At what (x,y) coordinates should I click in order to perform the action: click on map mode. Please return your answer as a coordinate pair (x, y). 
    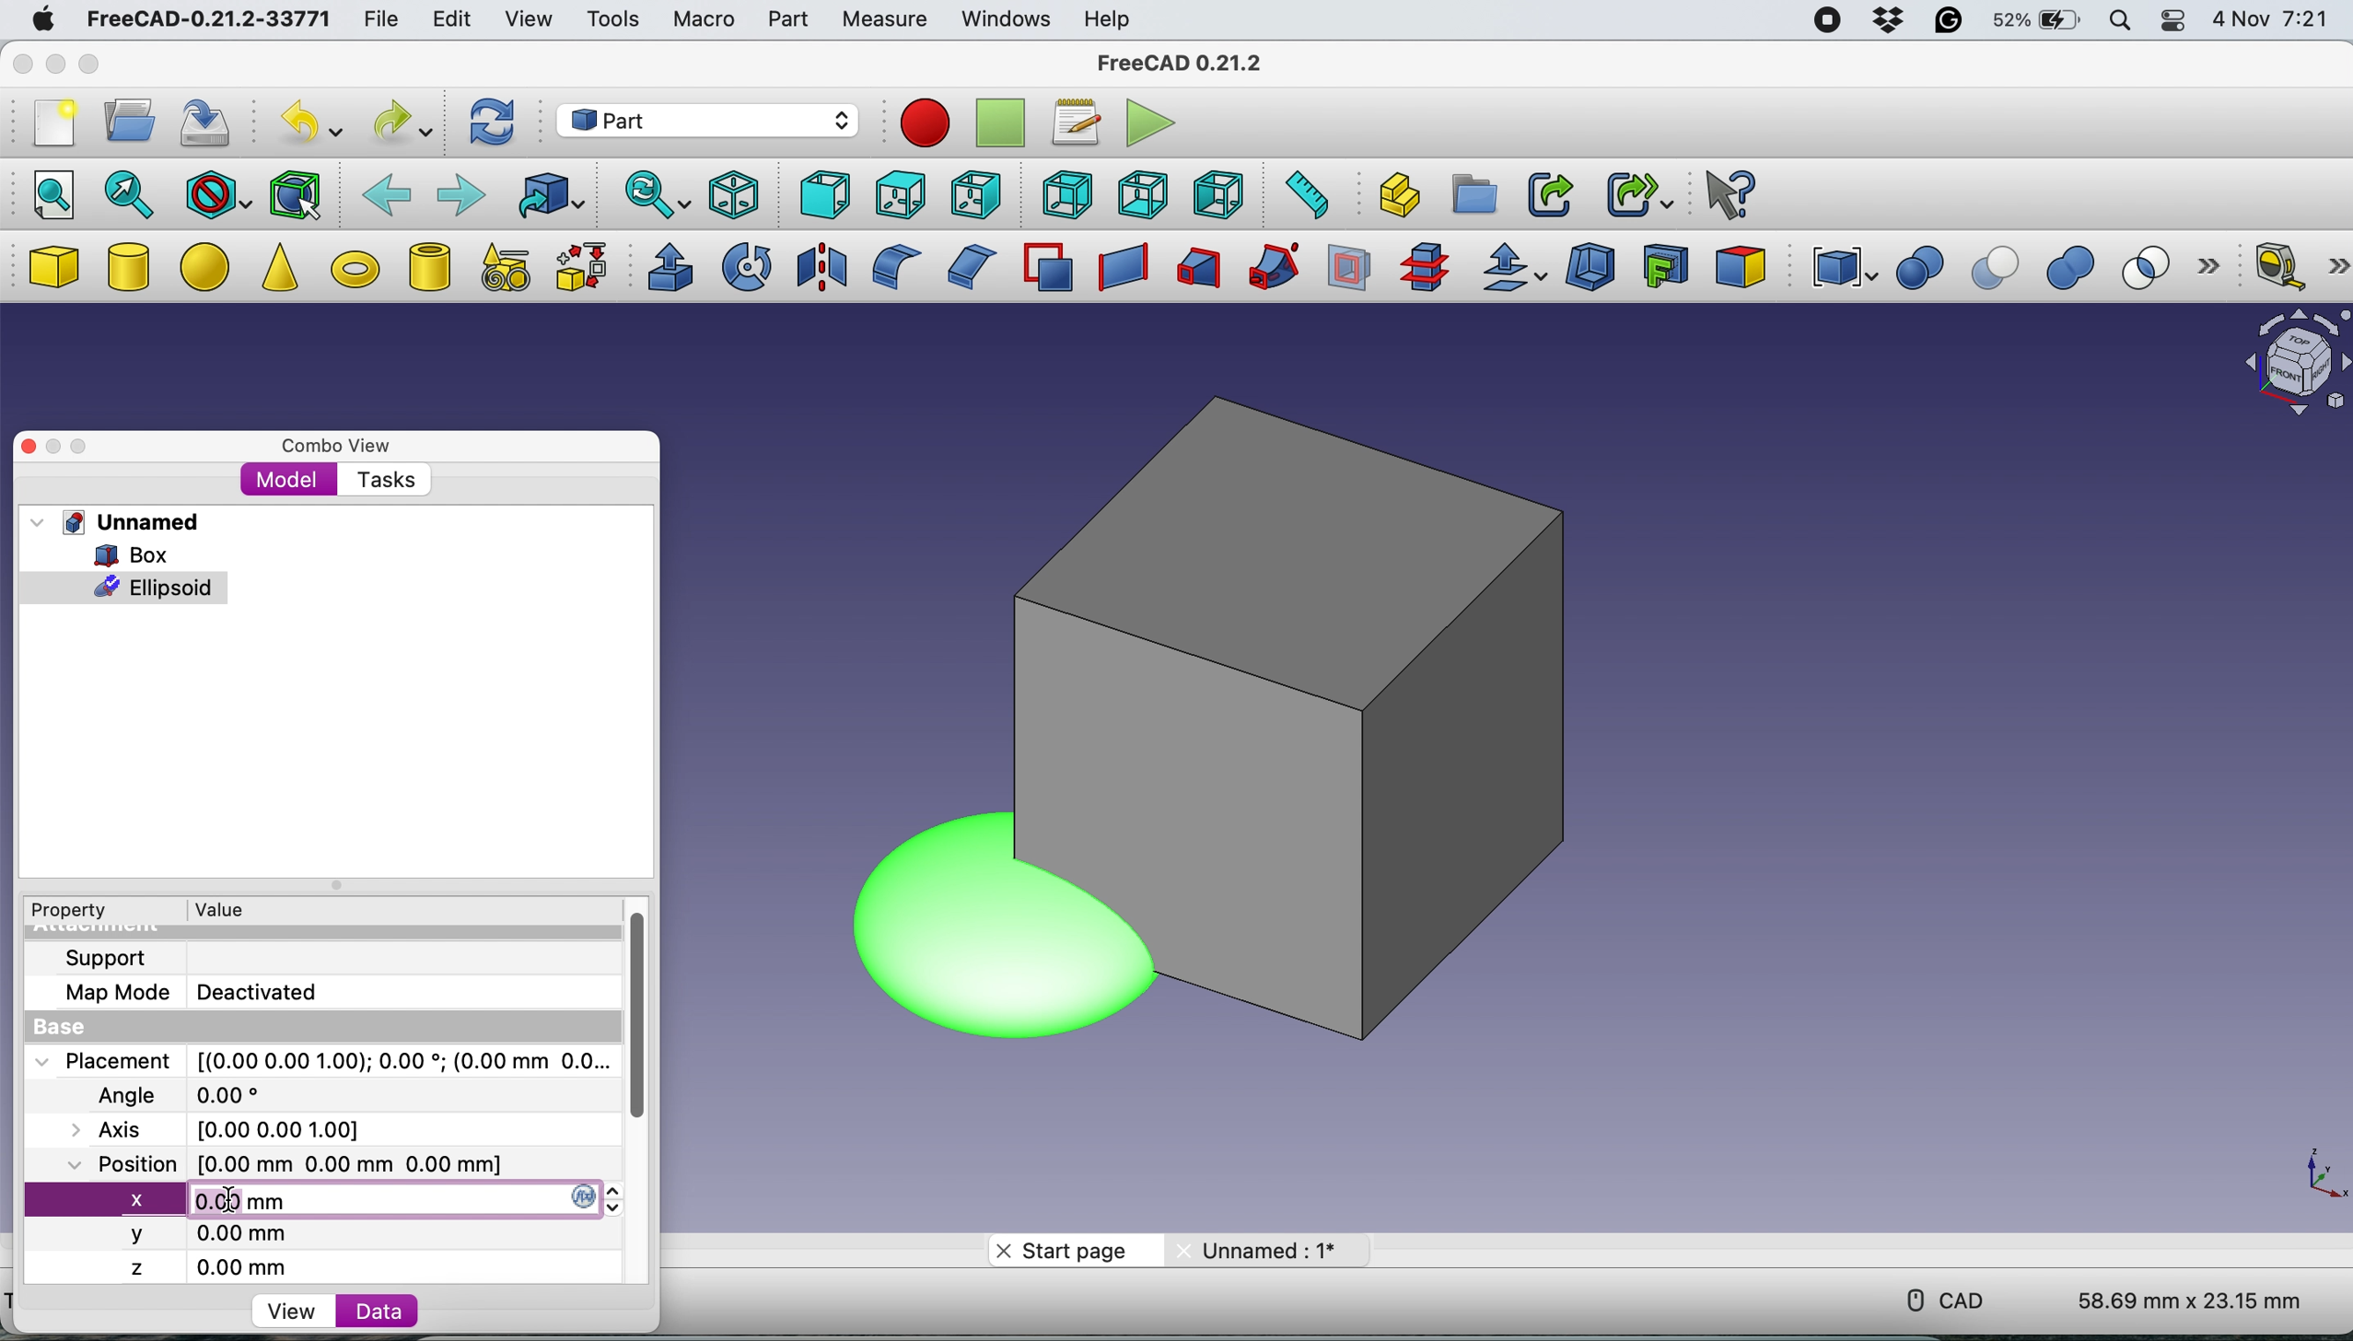
    Looking at the image, I should click on (111, 996).